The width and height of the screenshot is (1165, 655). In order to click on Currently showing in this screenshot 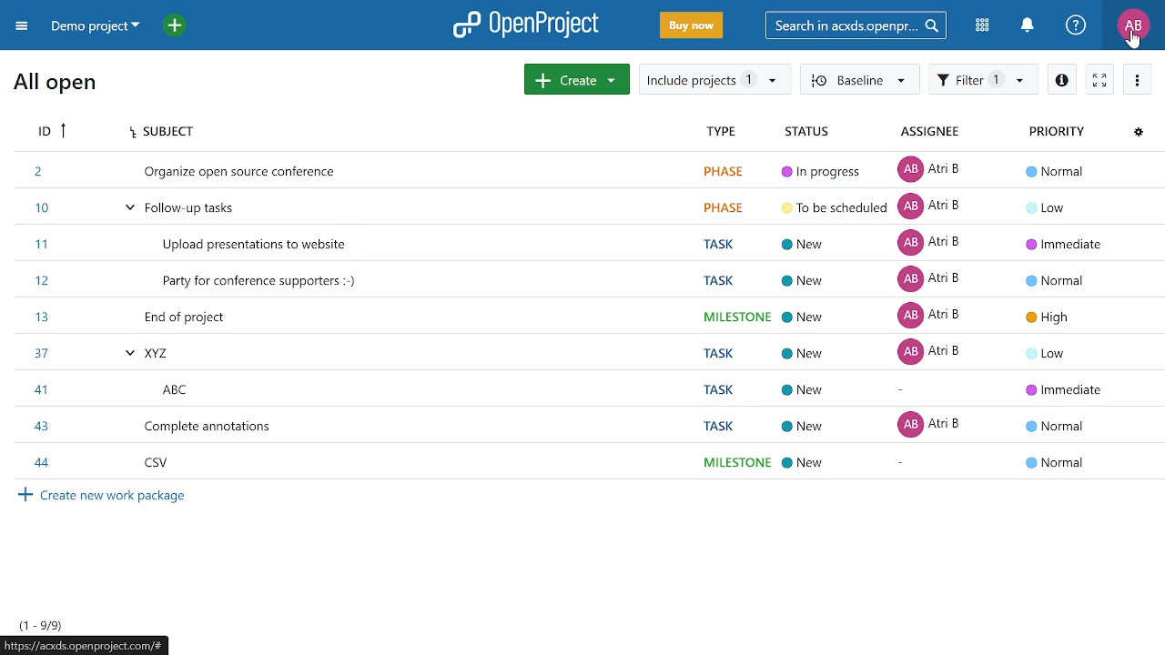, I will do `click(39, 624)`.